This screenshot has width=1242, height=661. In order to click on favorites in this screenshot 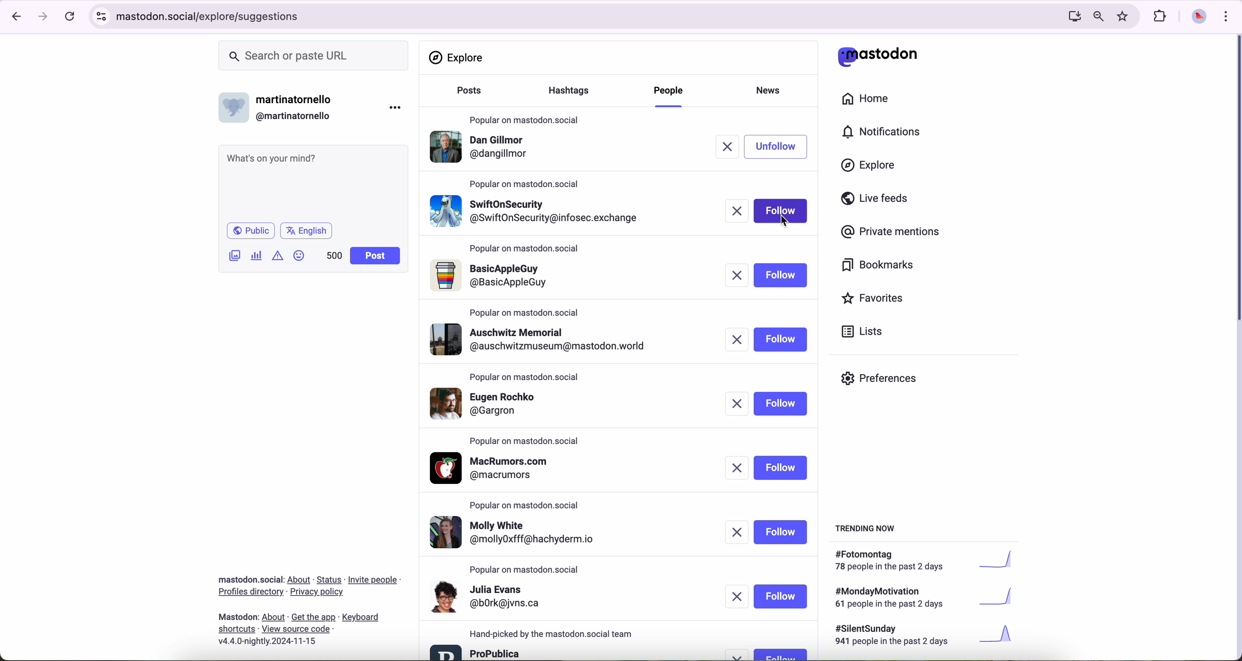, I will do `click(877, 299)`.